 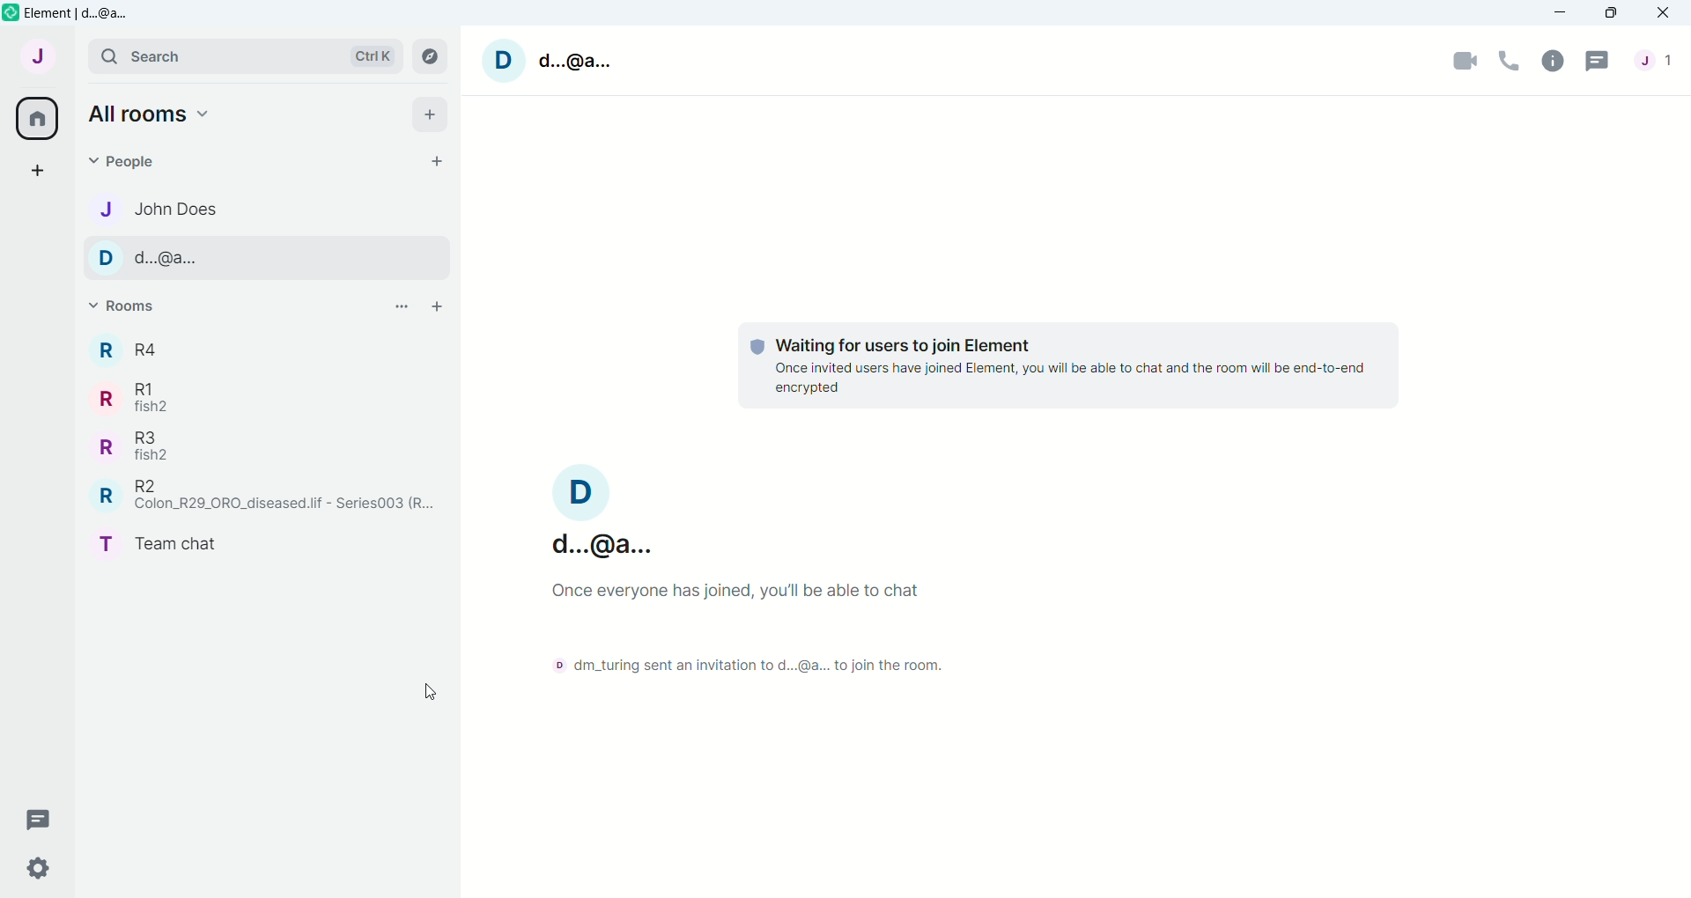 What do you see at coordinates (85, 12) in the screenshot?
I see `element | d...@a...` at bounding box center [85, 12].